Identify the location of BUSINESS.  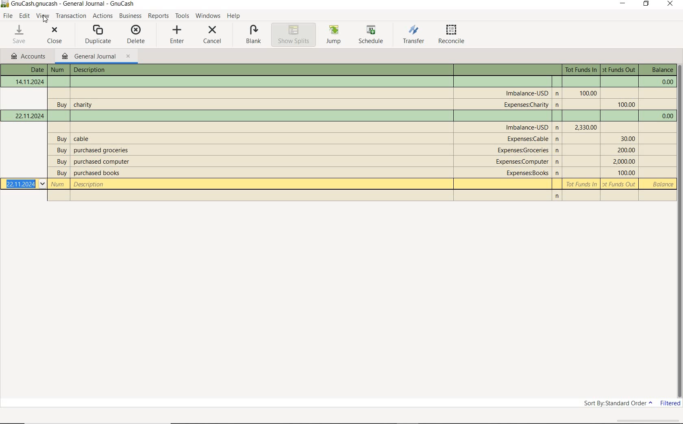
(131, 16).